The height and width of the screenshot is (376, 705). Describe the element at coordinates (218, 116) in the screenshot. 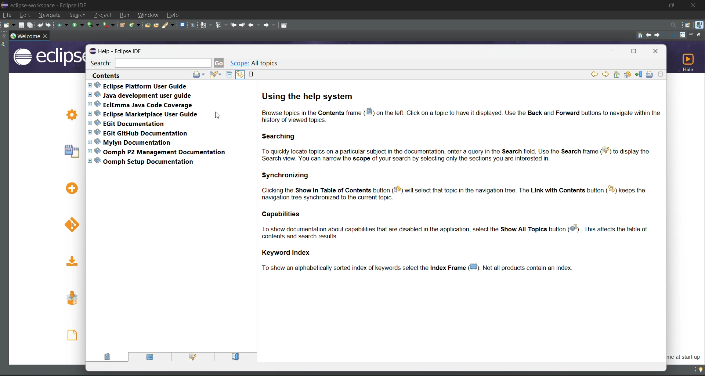

I see `cursor` at that location.